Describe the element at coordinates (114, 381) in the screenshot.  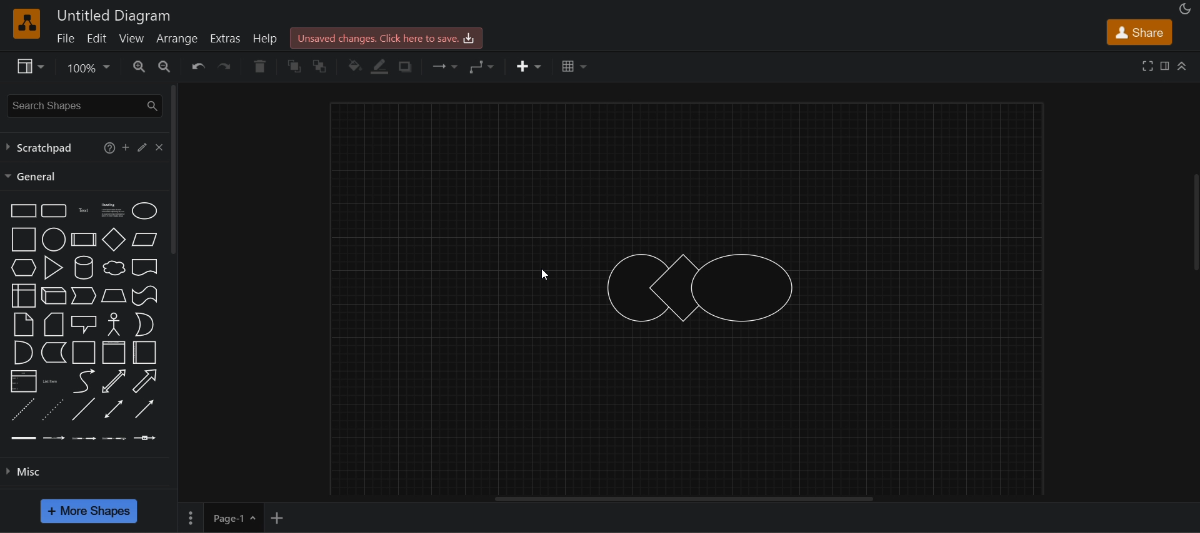
I see `Bidirectional arrow` at that location.